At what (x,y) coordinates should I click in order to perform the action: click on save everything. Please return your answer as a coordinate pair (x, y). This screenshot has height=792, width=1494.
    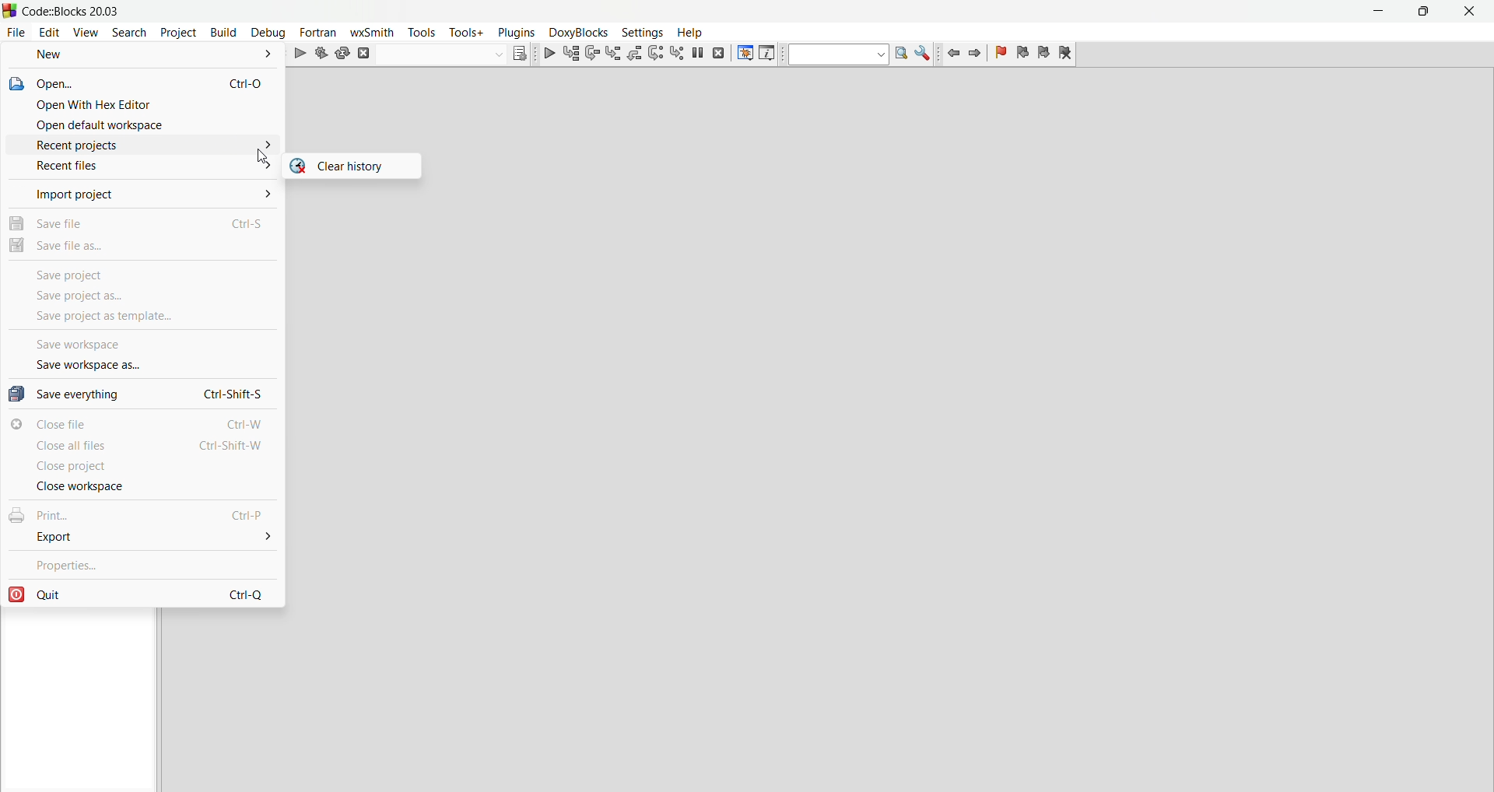
    Looking at the image, I should click on (143, 391).